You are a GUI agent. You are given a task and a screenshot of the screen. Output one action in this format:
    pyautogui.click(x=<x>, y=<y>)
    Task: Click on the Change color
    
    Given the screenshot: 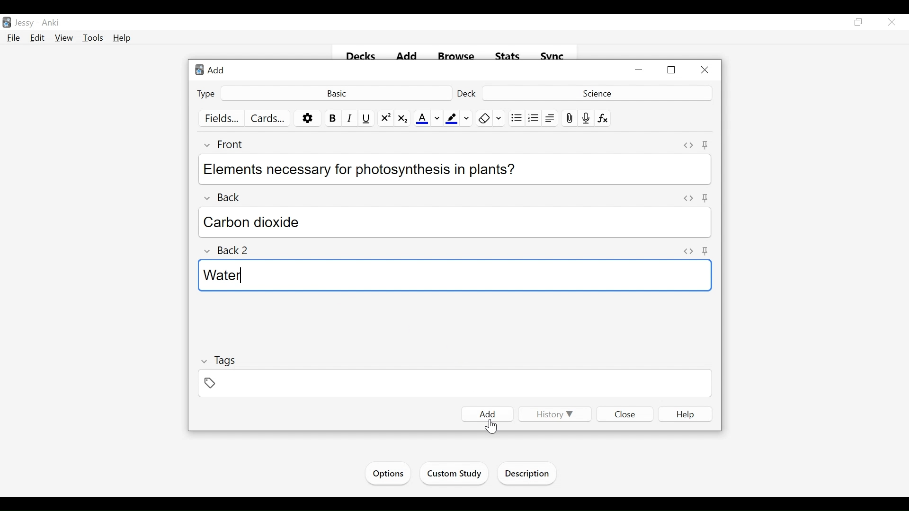 What is the action you would take?
    pyautogui.click(x=499, y=118)
    